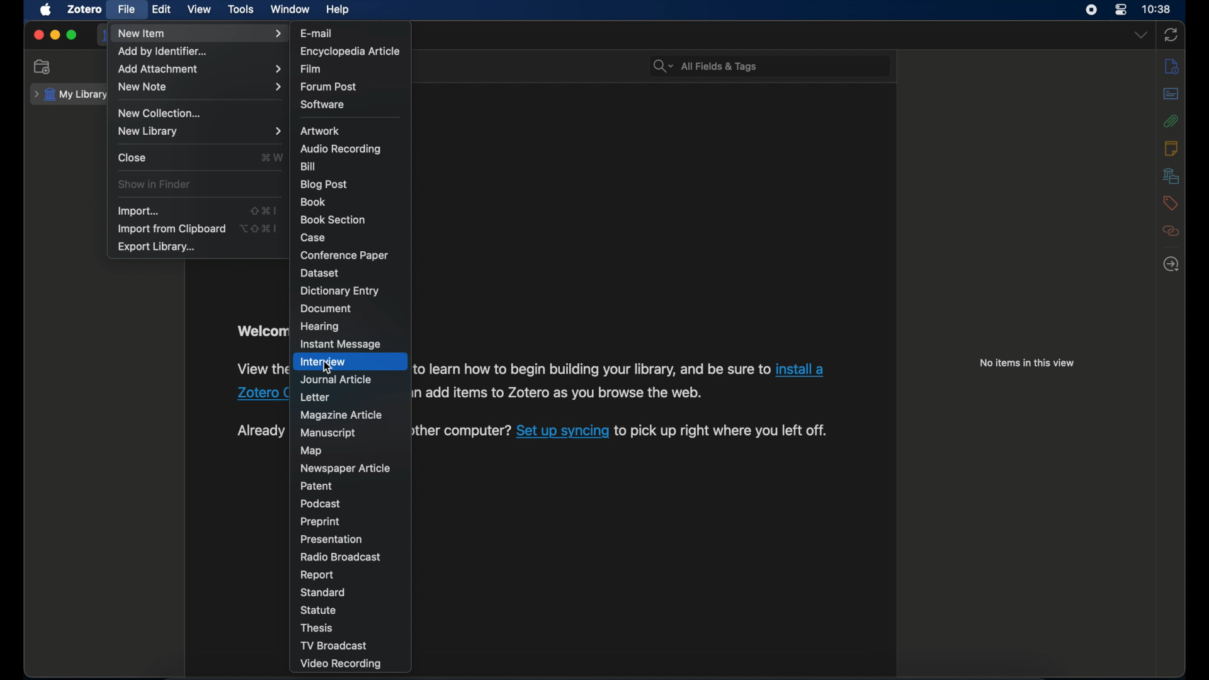  What do you see at coordinates (566, 394) in the screenshot?
I see `add items to Zotero as you browse the web` at bounding box center [566, 394].